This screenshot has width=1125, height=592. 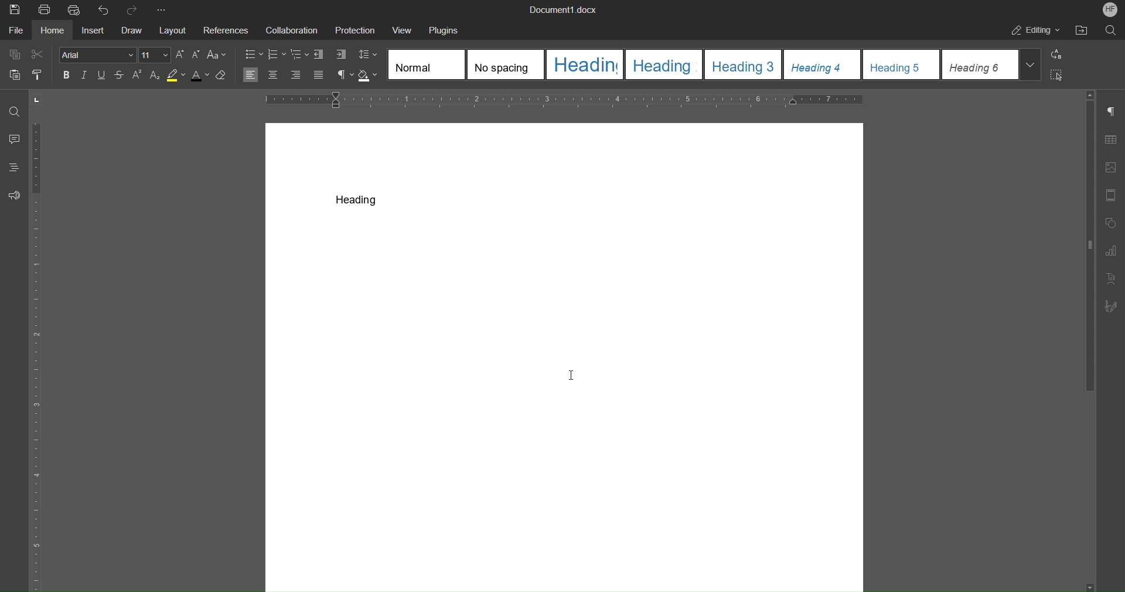 I want to click on Justify, so click(x=319, y=76).